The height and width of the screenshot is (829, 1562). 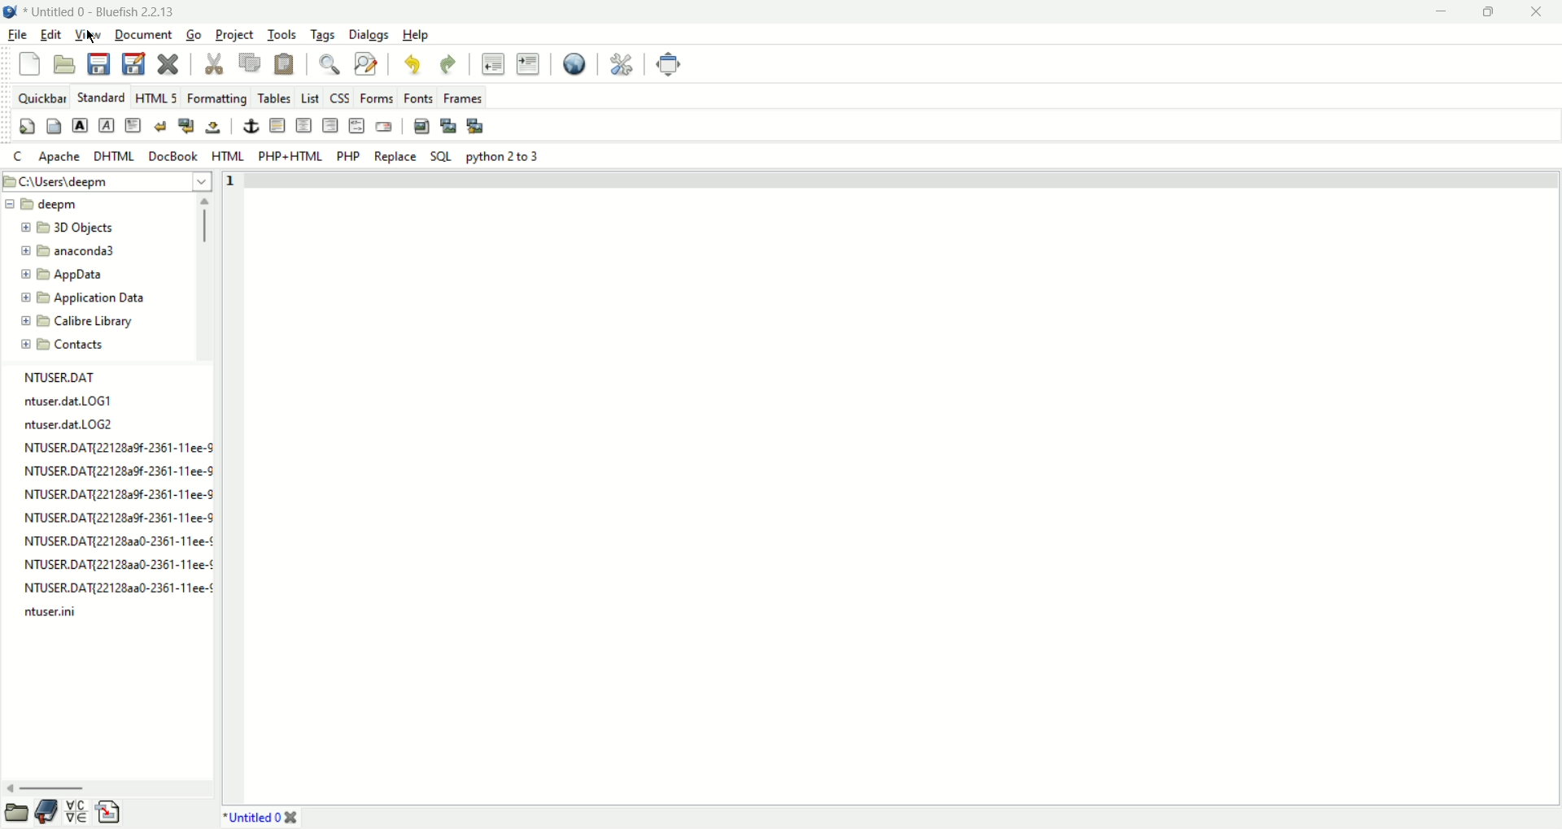 I want to click on new file, so click(x=29, y=63).